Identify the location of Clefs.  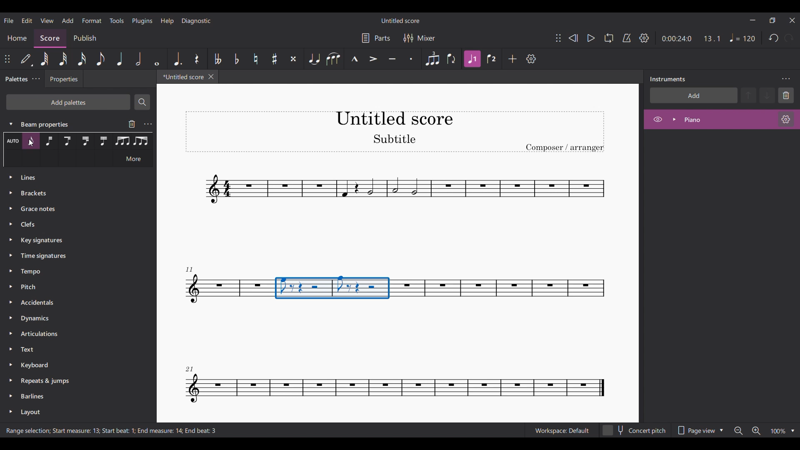
(72, 225).